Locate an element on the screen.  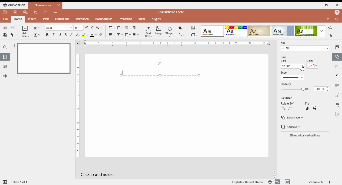
rotate 90 counterclockwise is located at coordinates (283, 108).